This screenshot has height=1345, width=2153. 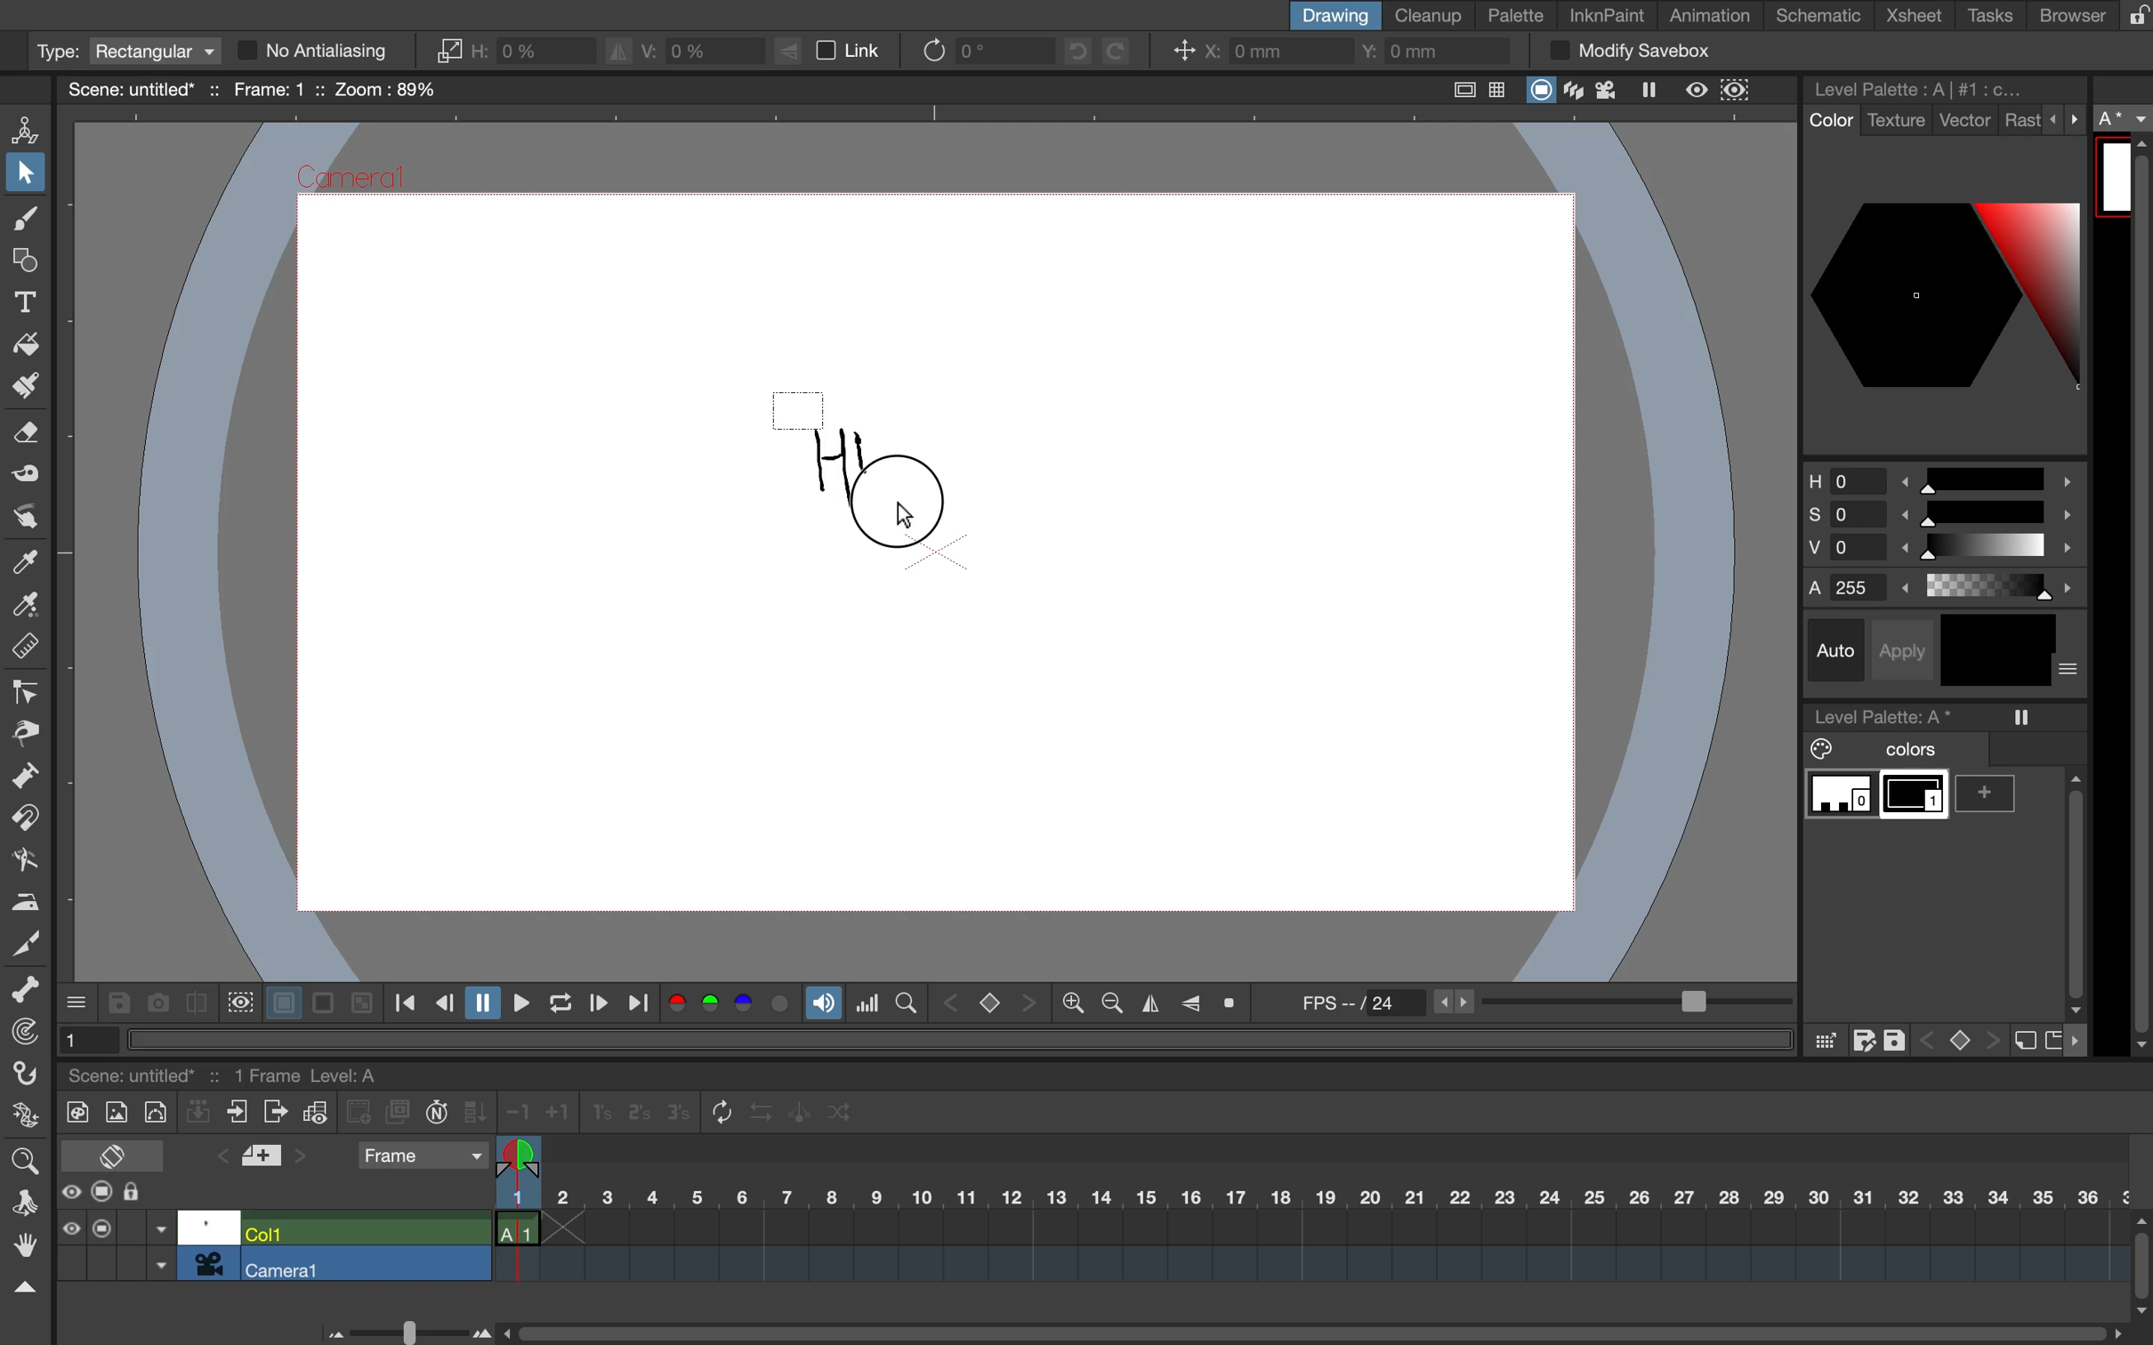 What do you see at coordinates (1958, 1038) in the screenshot?
I see `switch between keys` at bounding box center [1958, 1038].